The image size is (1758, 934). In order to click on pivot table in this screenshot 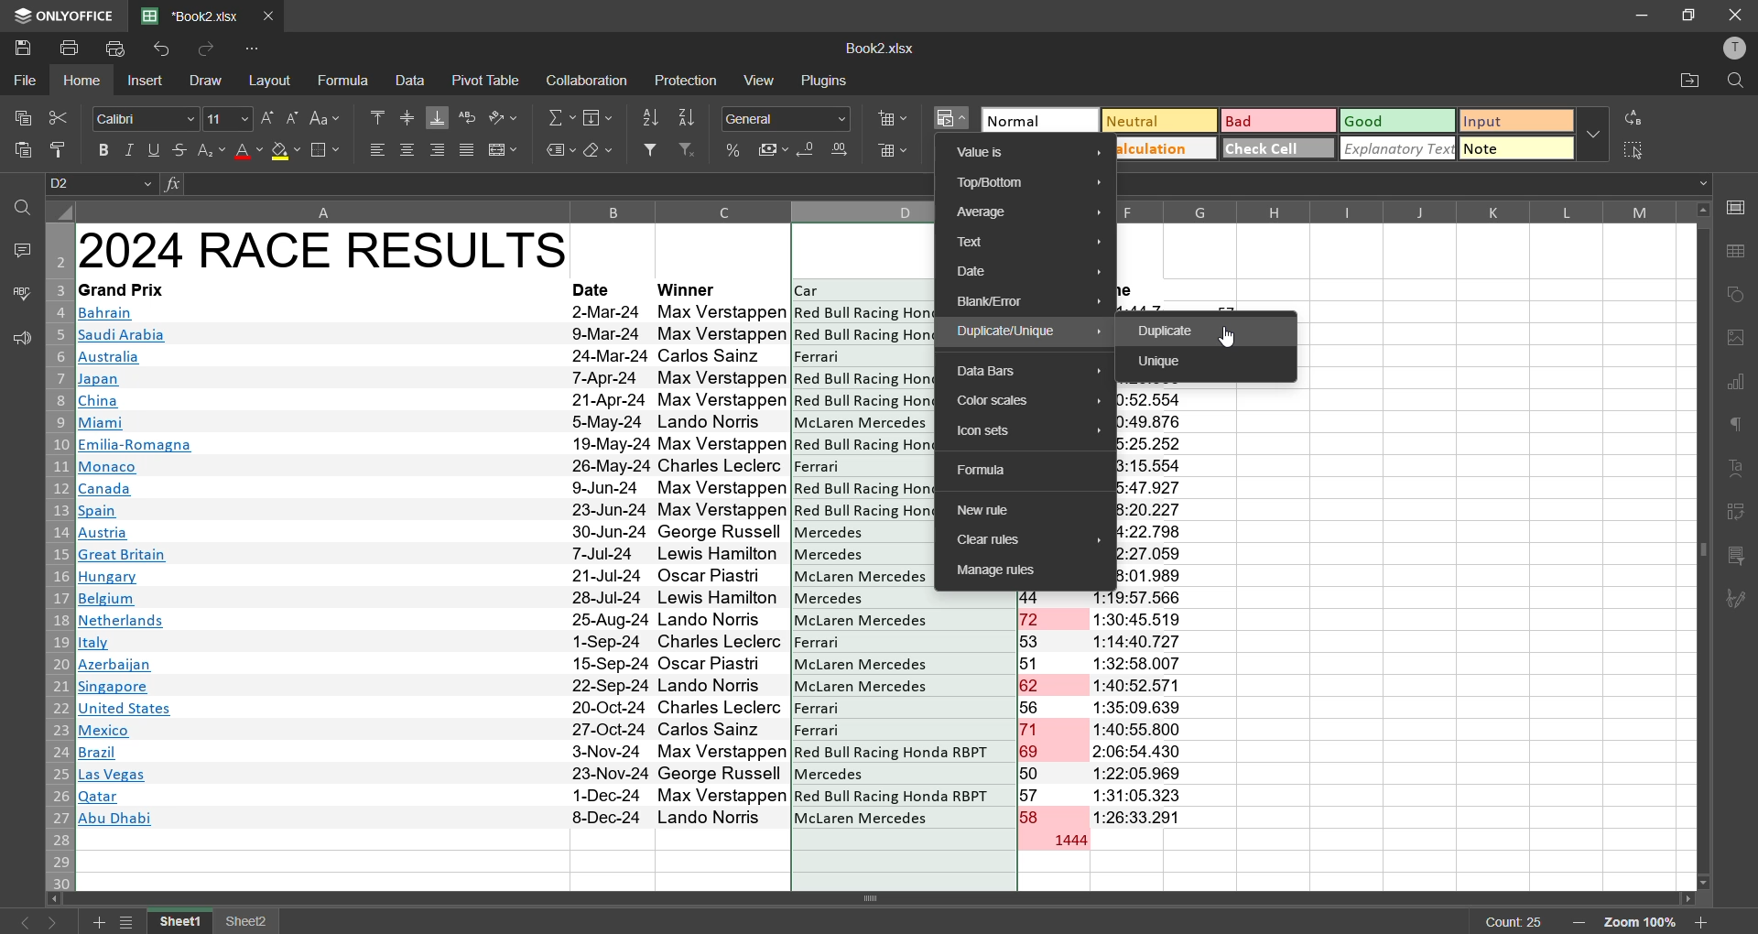, I will do `click(487, 80)`.